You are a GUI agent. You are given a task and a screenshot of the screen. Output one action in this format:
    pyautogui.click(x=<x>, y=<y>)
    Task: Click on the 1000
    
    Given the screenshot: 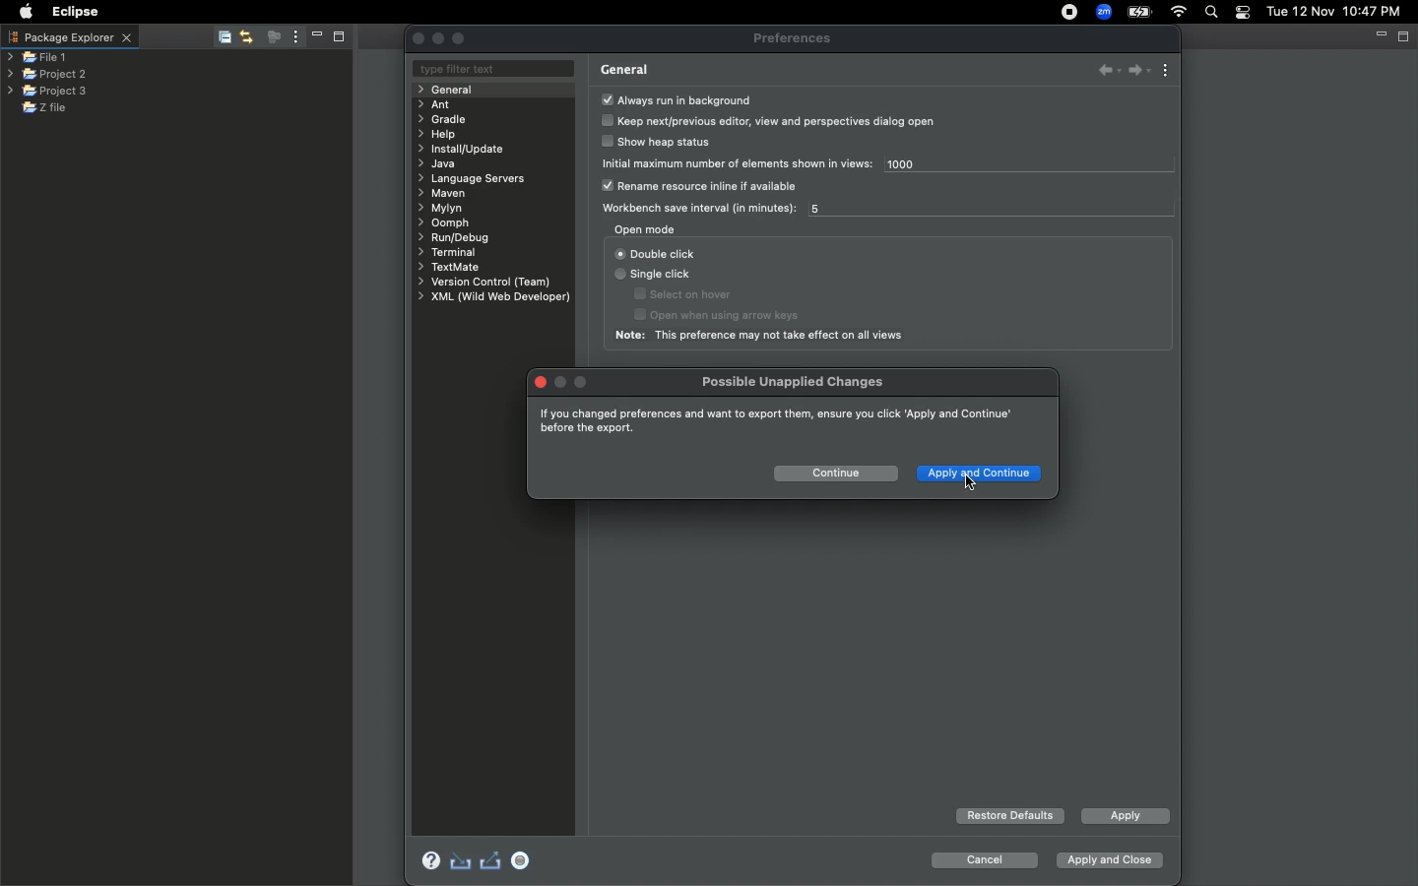 What is the action you would take?
    pyautogui.click(x=923, y=166)
    